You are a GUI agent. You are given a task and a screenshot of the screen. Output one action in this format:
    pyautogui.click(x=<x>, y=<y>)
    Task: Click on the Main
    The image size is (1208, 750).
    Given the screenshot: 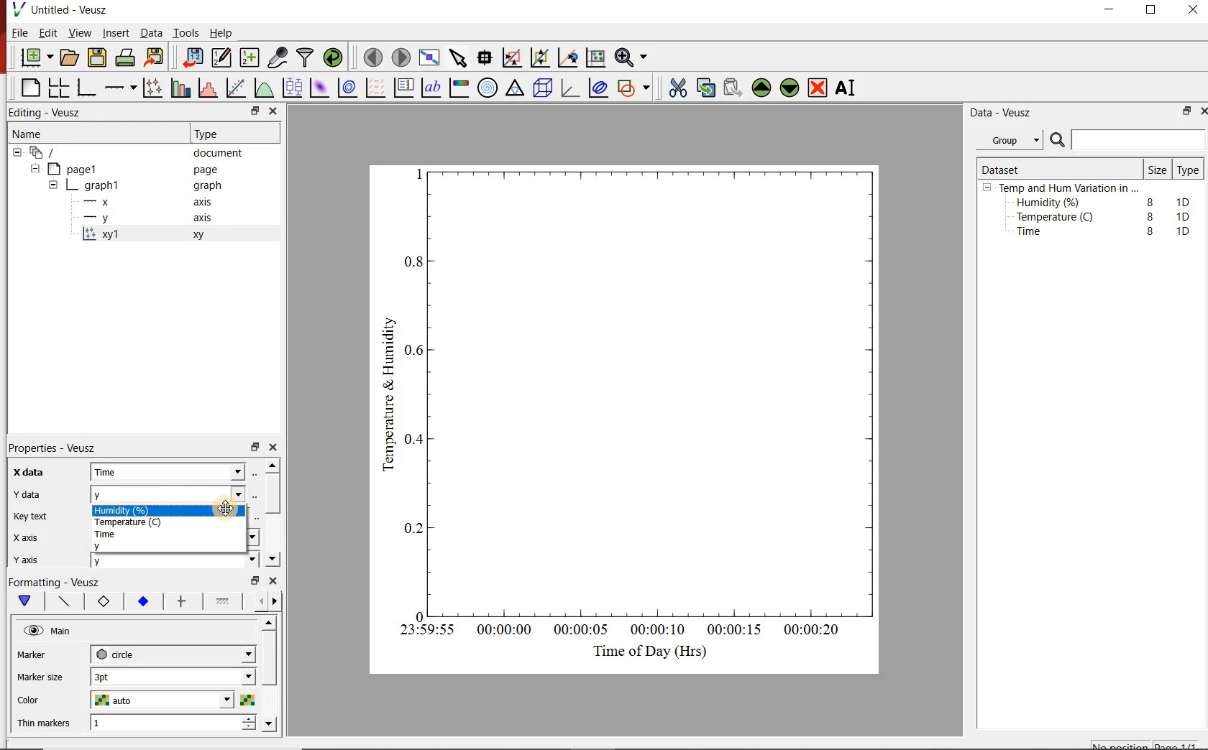 What is the action you would take?
    pyautogui.click(x=71, y=633)
    